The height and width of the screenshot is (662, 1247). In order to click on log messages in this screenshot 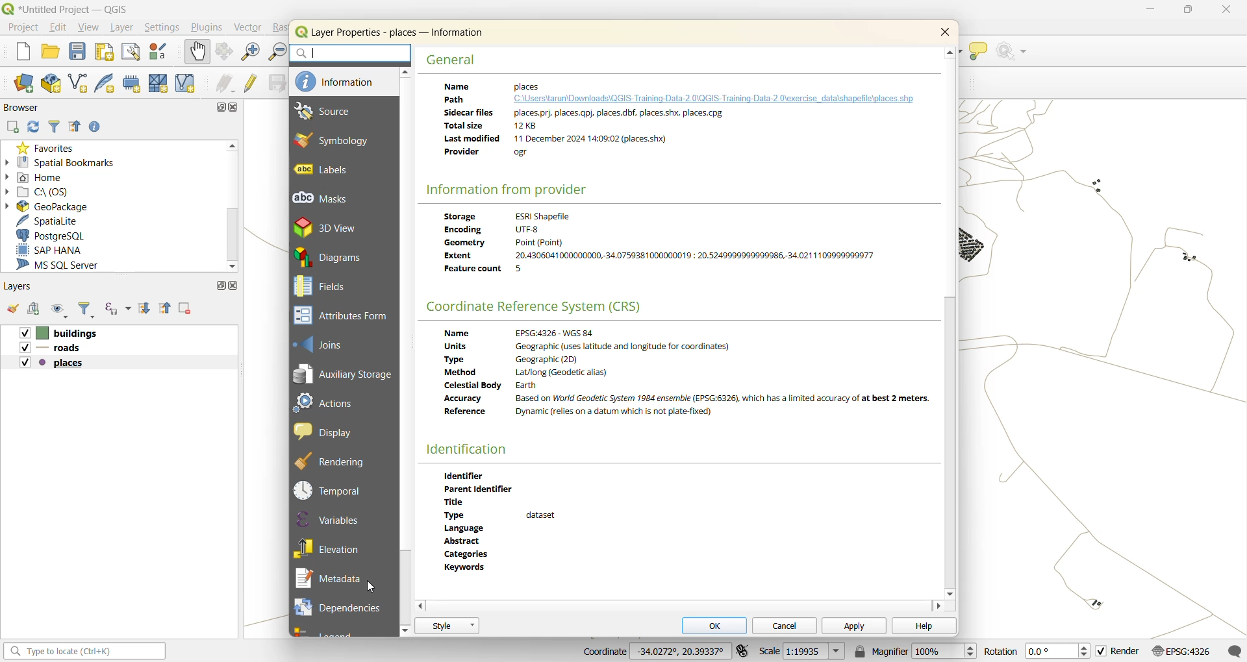, I will do `click(1234, 649)`.